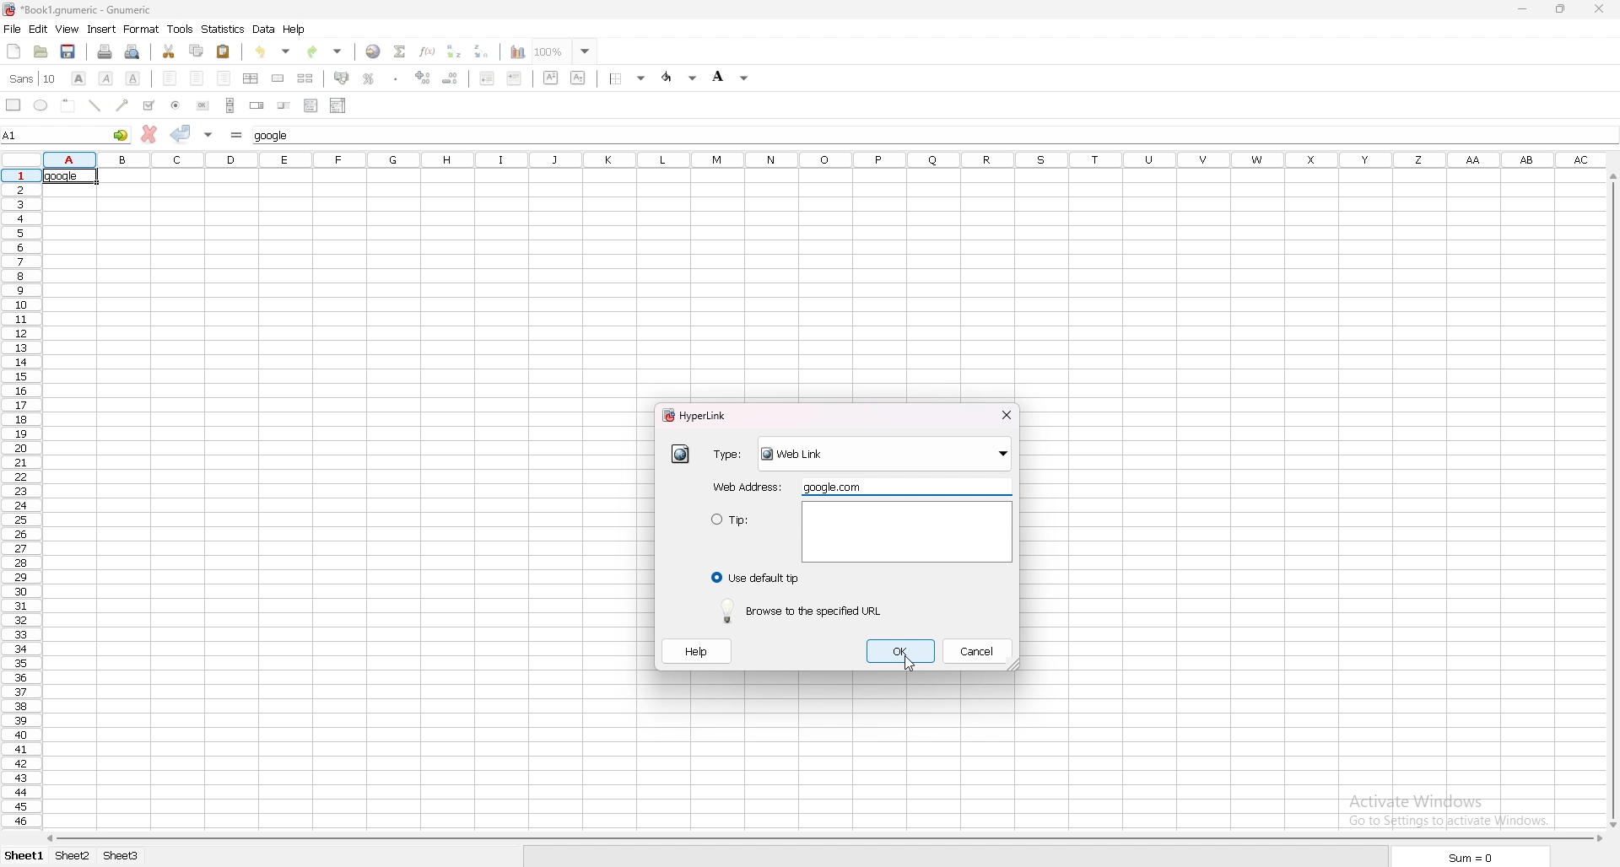  What do you see at coordinates (337, 105) in the screenshot?
I see `combo box` at bounding box center [337, 105].